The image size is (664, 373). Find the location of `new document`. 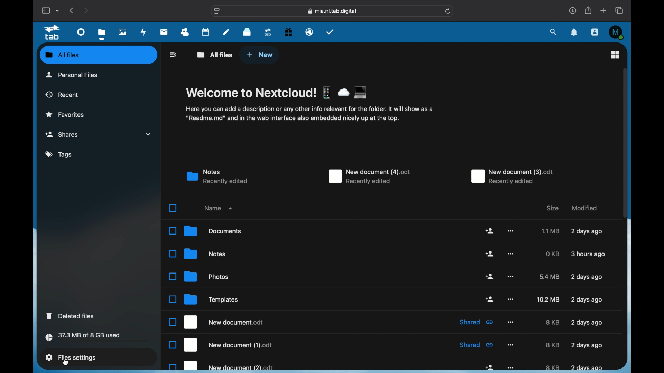

new document is located at coordinates (216, 322).